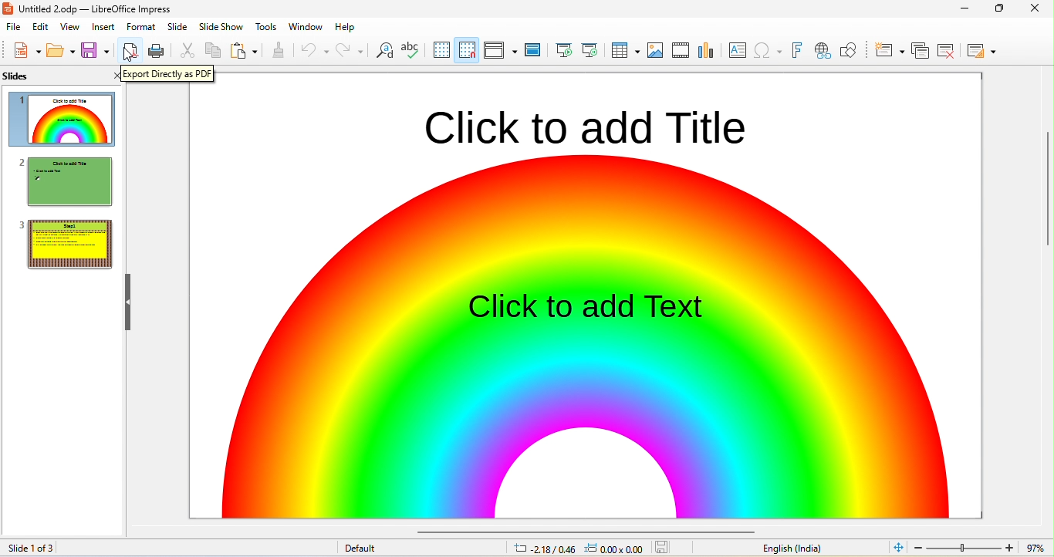 Image resolution: width=1054 pixels, height=557 pixels. Describe the element at coordinates (99, 8) in the screenshot. I see `title` at that location.